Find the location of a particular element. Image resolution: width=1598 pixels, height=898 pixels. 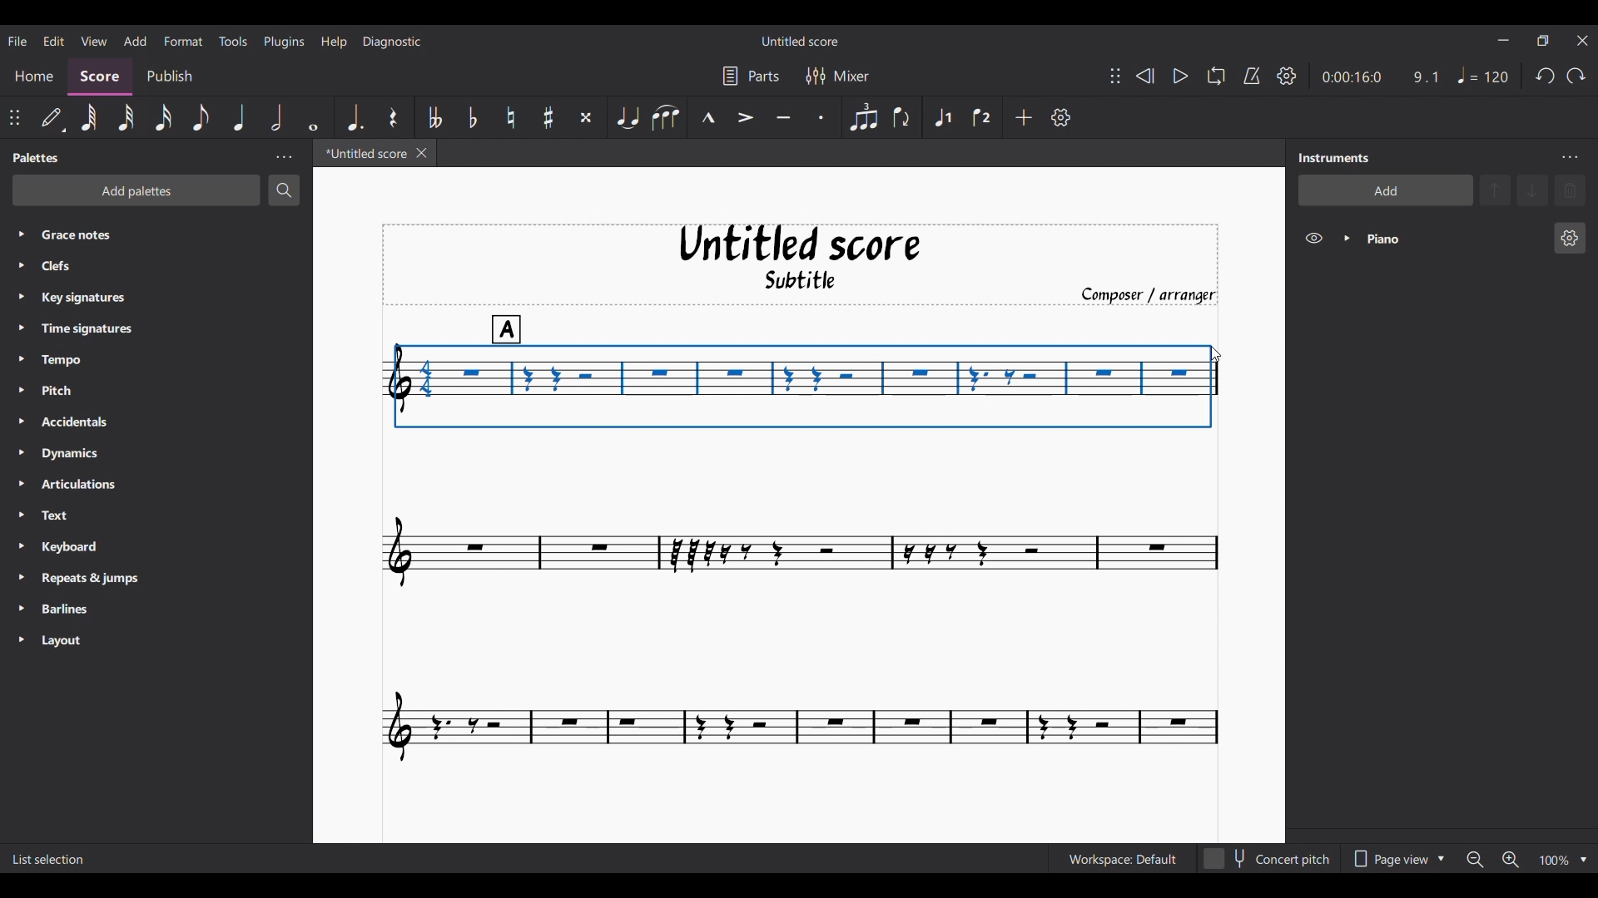

Play is located at coordinates (1180, 76).